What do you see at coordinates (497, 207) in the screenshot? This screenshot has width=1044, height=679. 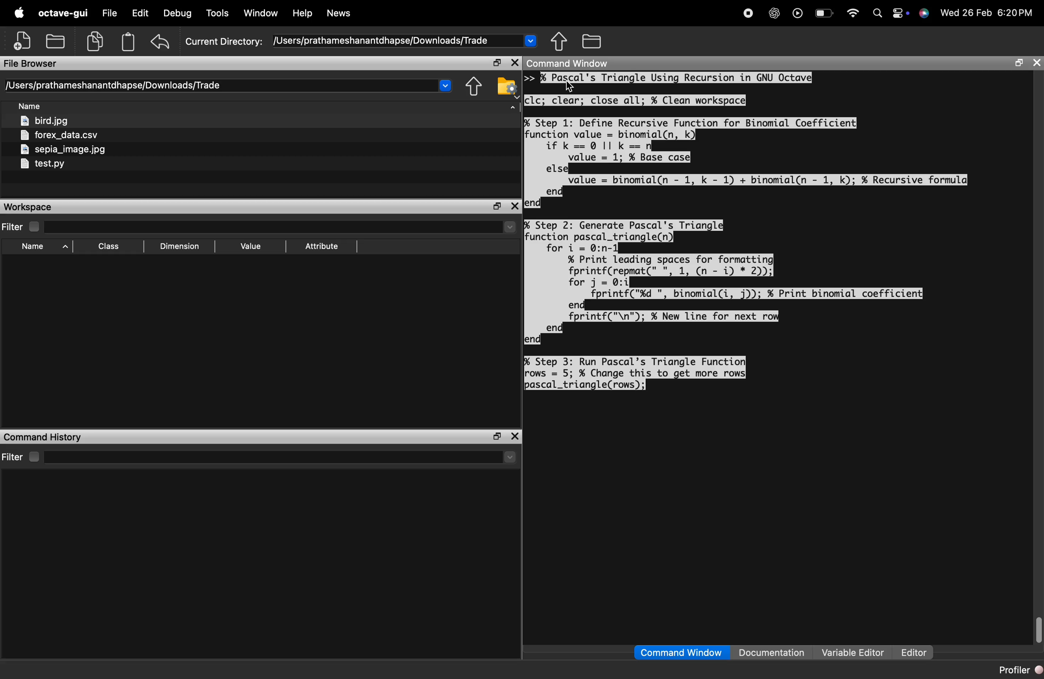 I see `maximize` at bounding box center [497, 207].